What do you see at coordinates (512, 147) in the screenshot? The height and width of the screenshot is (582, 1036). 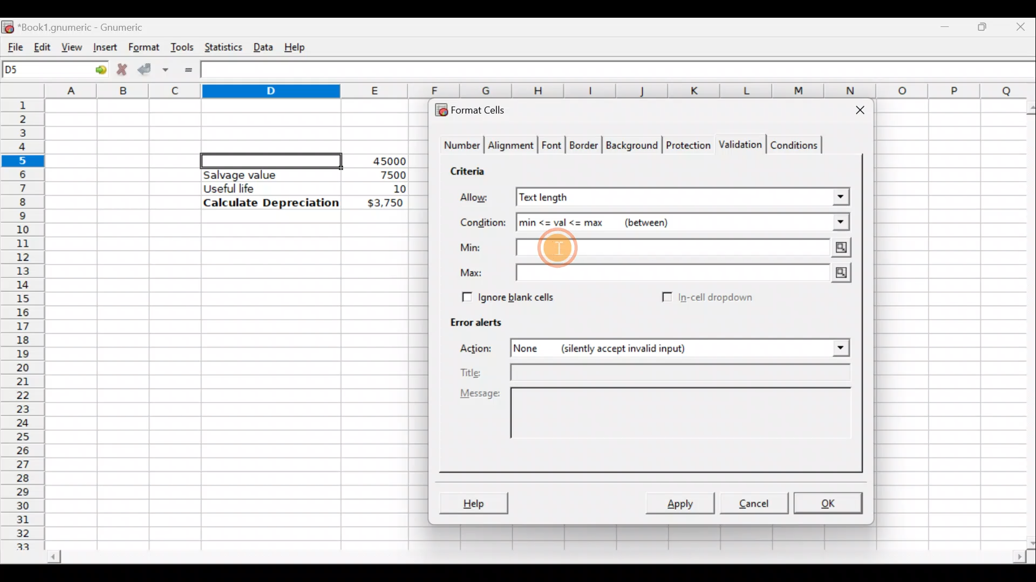 I see `Alignment` at bounding box center [512, 147].